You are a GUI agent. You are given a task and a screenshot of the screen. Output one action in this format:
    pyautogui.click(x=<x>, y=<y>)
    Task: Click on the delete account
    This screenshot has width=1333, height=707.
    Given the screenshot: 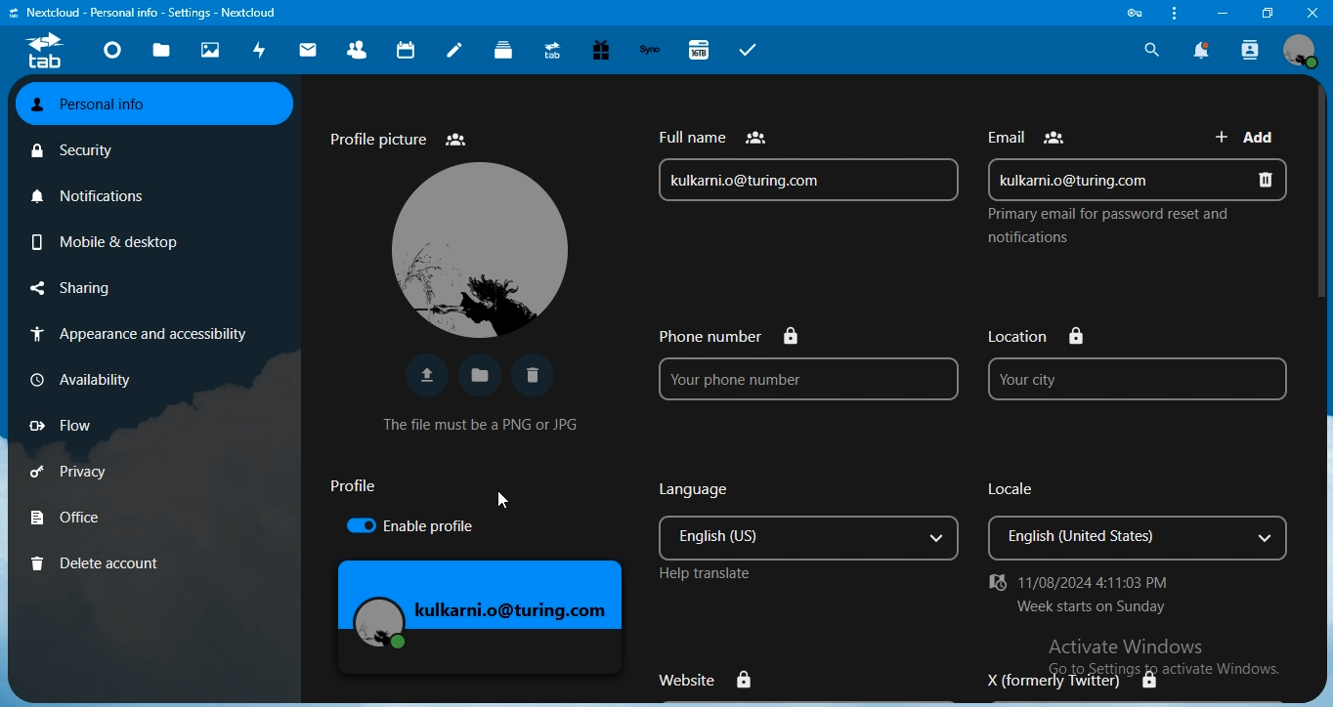 What is the action you would take?
    pyautogui.click(x=101, y=561)
    